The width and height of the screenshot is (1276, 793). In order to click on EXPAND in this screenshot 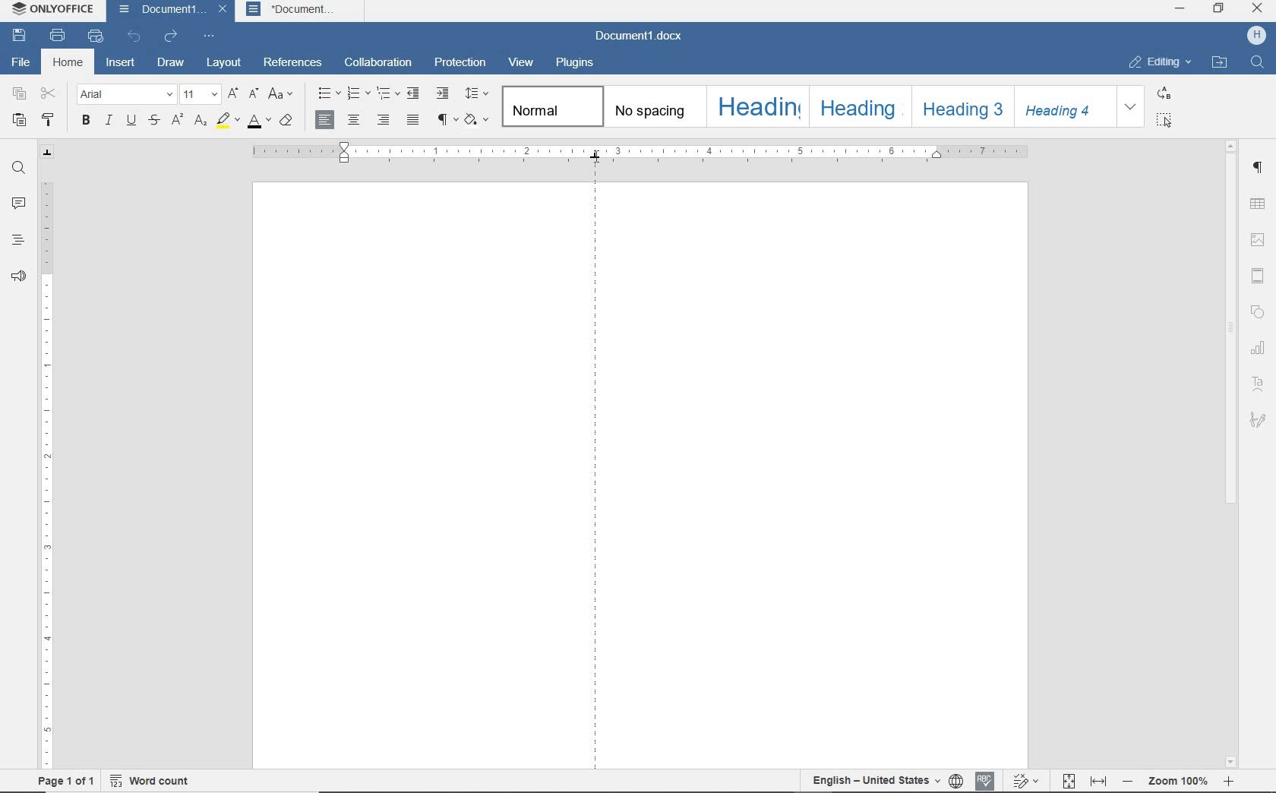, I will do `click(1132, 106)`.